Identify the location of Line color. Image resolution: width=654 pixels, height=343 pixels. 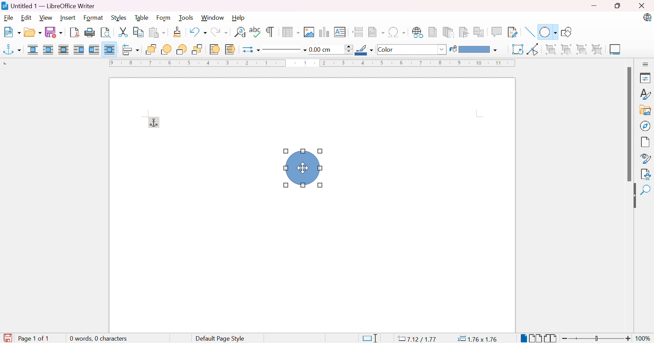
(364, 50).